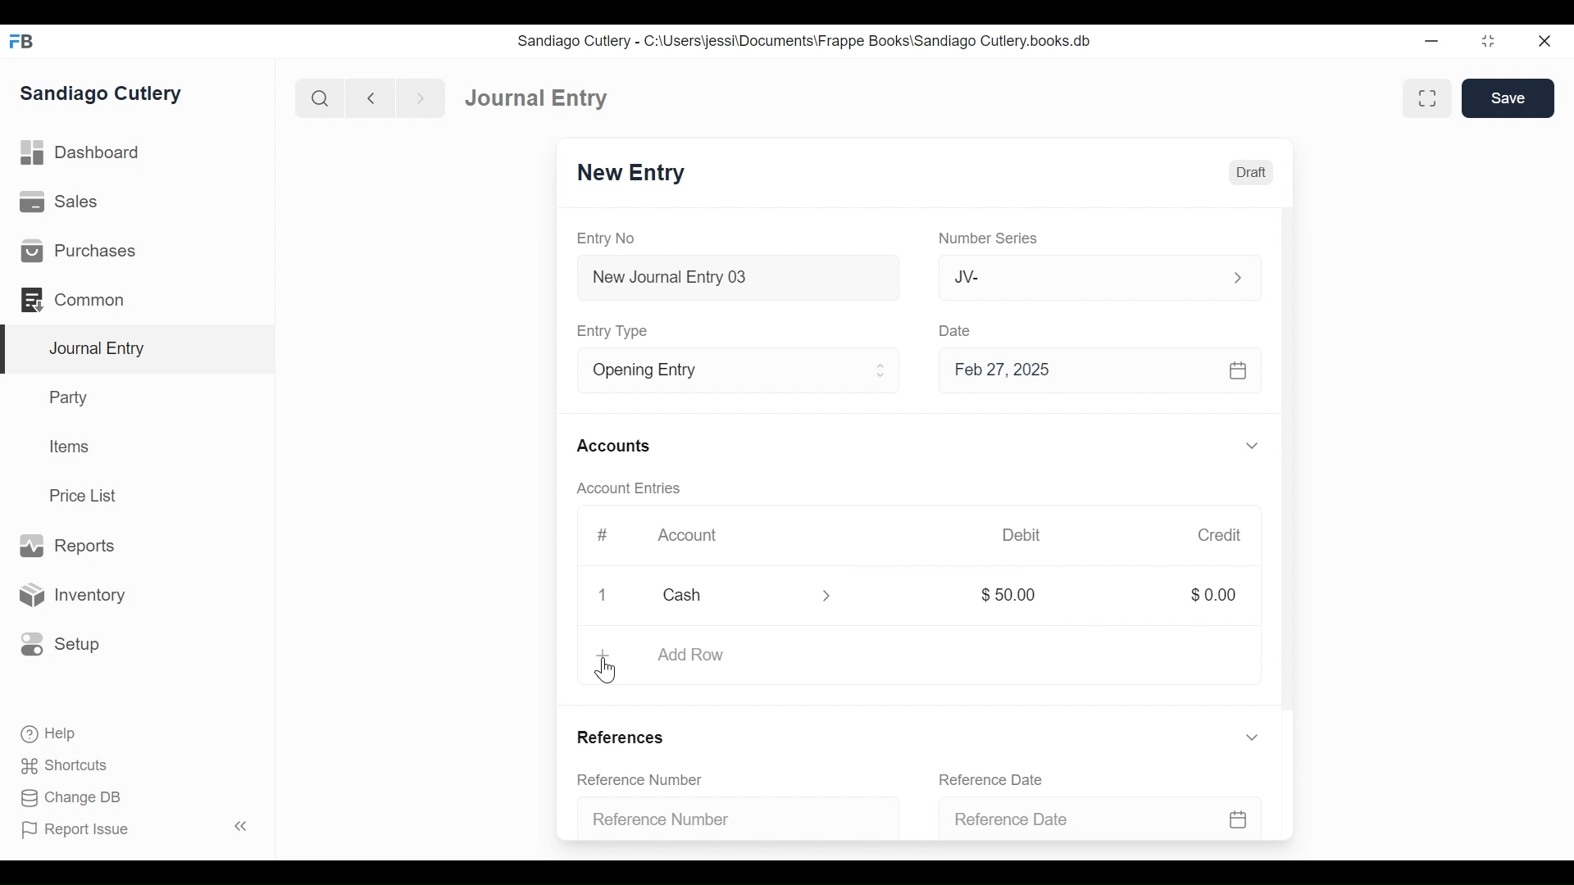  What do you see at coordinates (134, 350) in the screenshot?
I see `Journal Entry` at bounding box center [134, 350].